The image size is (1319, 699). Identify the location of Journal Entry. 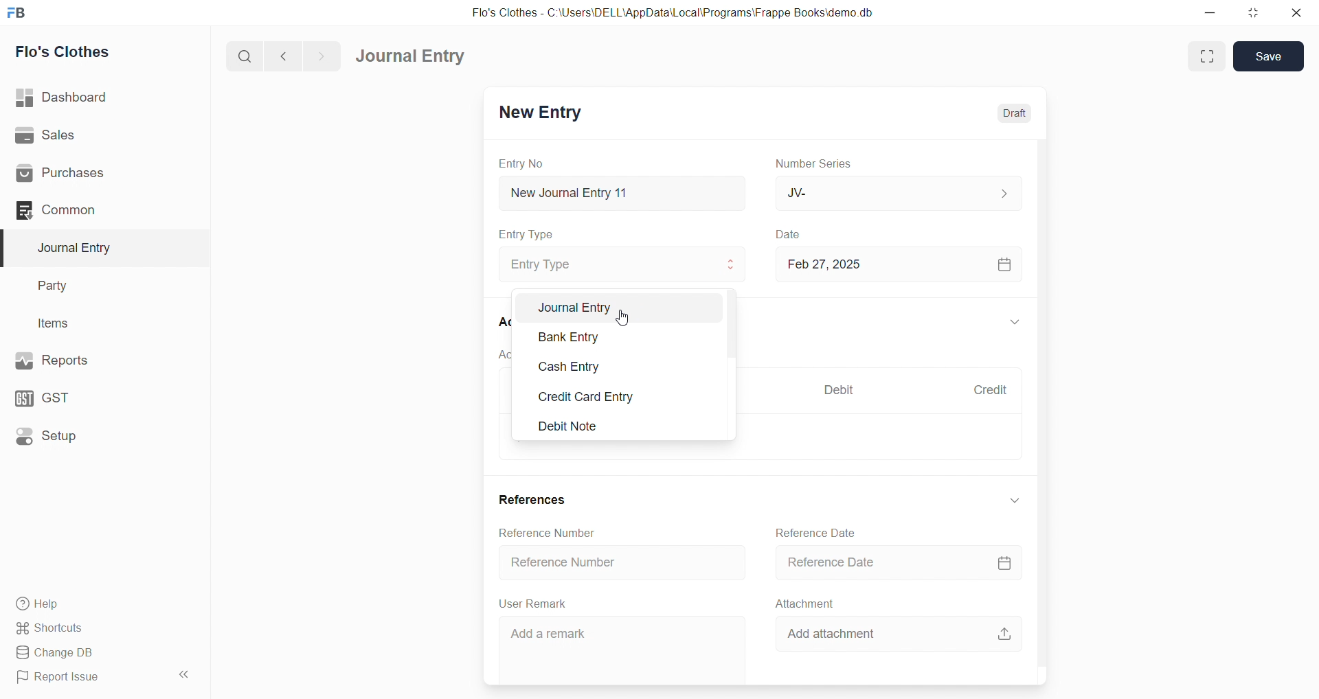
(411, 56).